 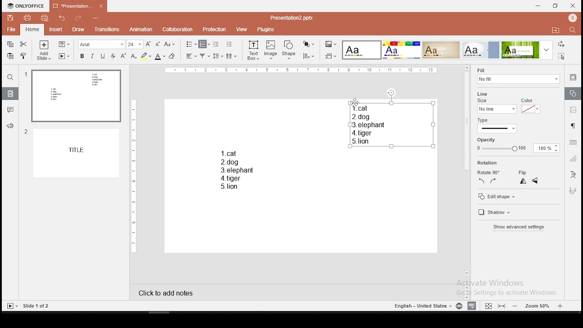 I want to click on home, so click(x=33, y=29).